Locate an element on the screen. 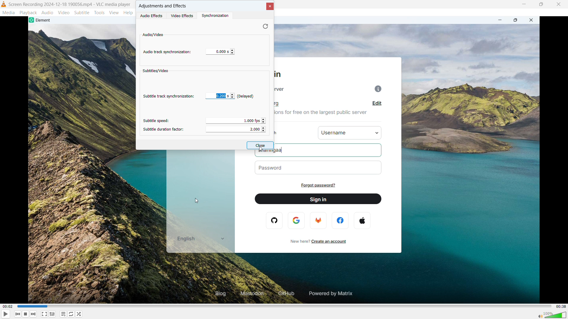  adjust subtitle track synchronization is located at coordinates (233, 96).